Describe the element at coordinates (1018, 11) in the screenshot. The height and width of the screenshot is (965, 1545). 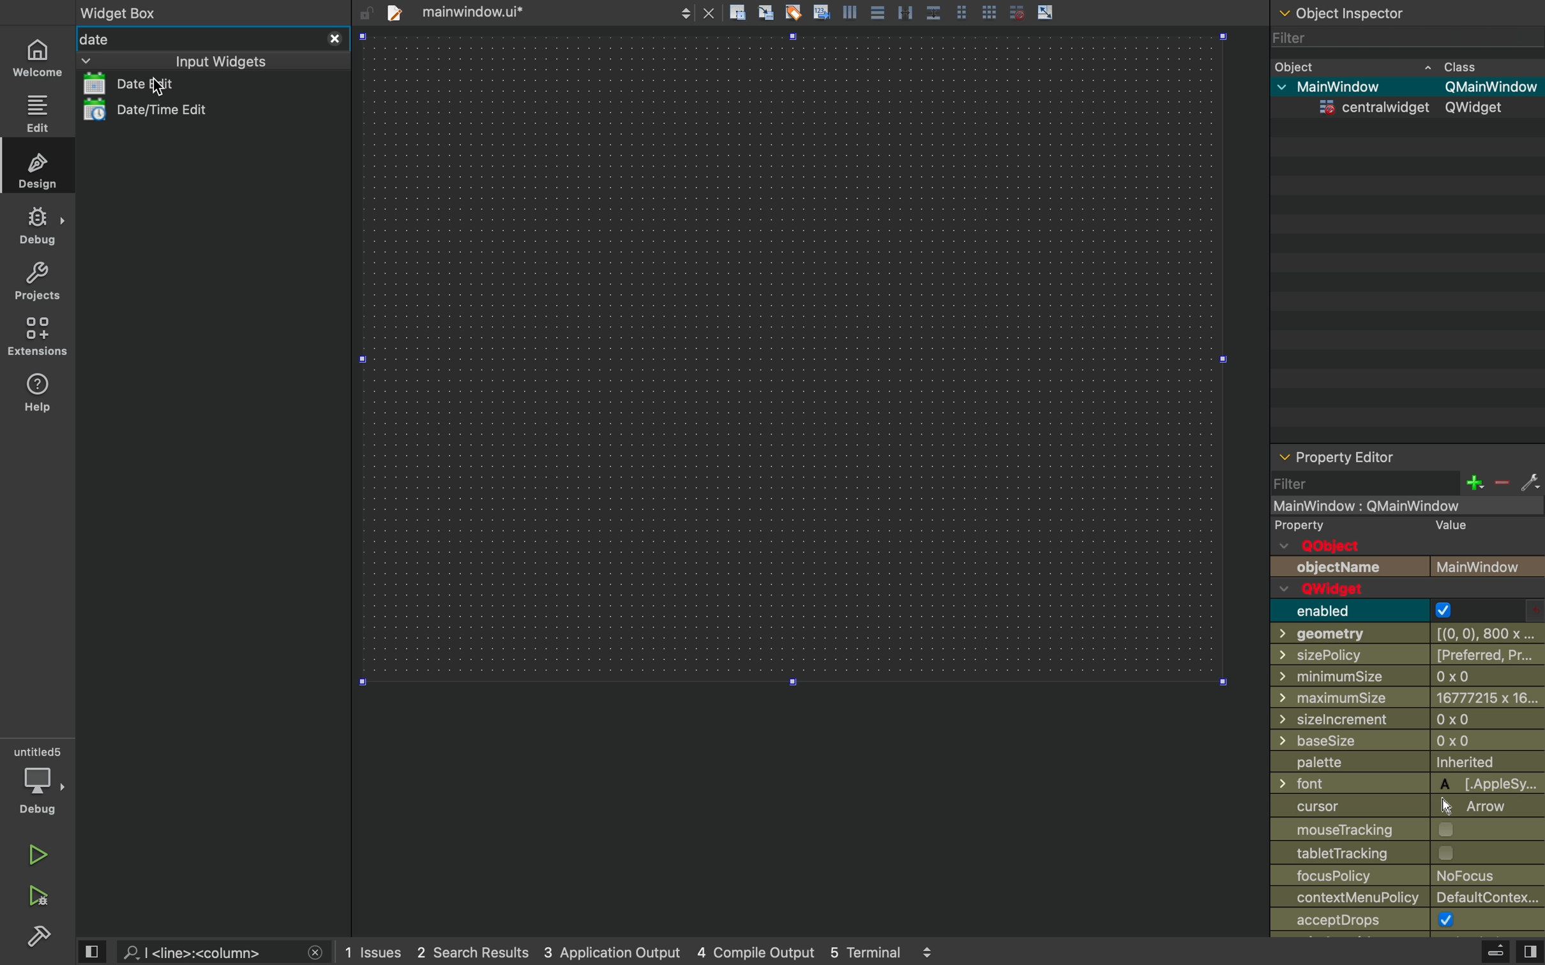
I see `disable grid snap` at that location.